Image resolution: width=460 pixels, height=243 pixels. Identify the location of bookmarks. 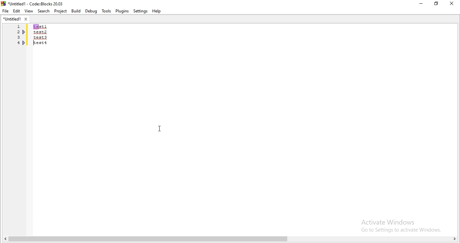
(24, 32).